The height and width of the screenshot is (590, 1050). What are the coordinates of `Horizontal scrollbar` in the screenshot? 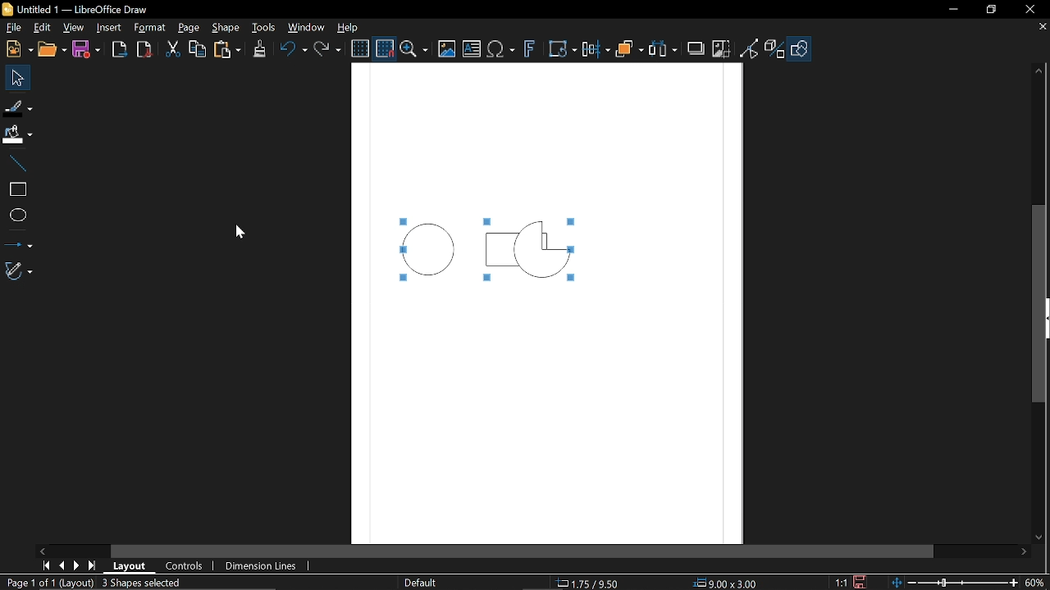 It's located at (523, 551).